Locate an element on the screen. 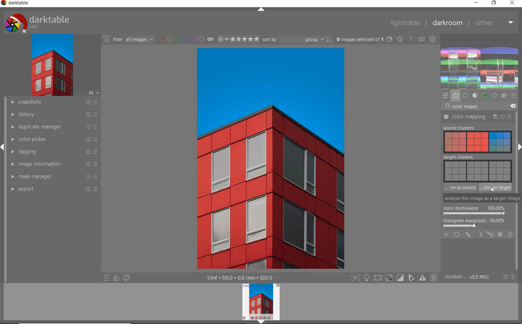 The image size is (522, 324). duplicate manager is located at coordinates (54, 127).